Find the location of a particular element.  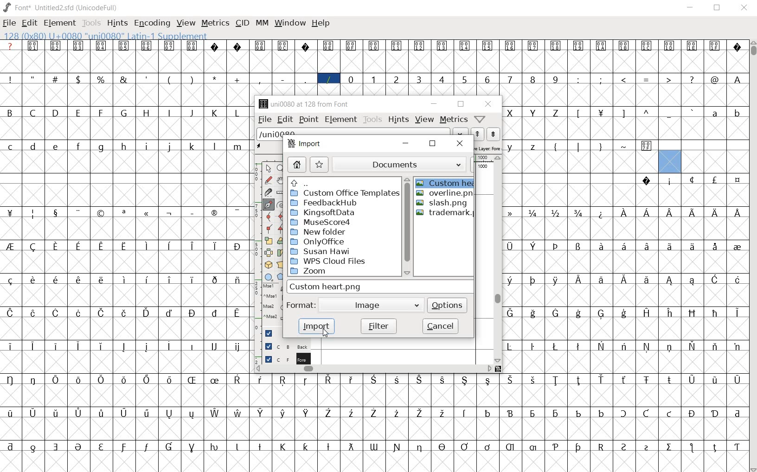

glyph is located at coordinates (533, 147).